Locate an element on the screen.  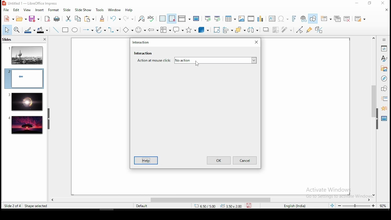
paste is located at coordinates (90, 19).